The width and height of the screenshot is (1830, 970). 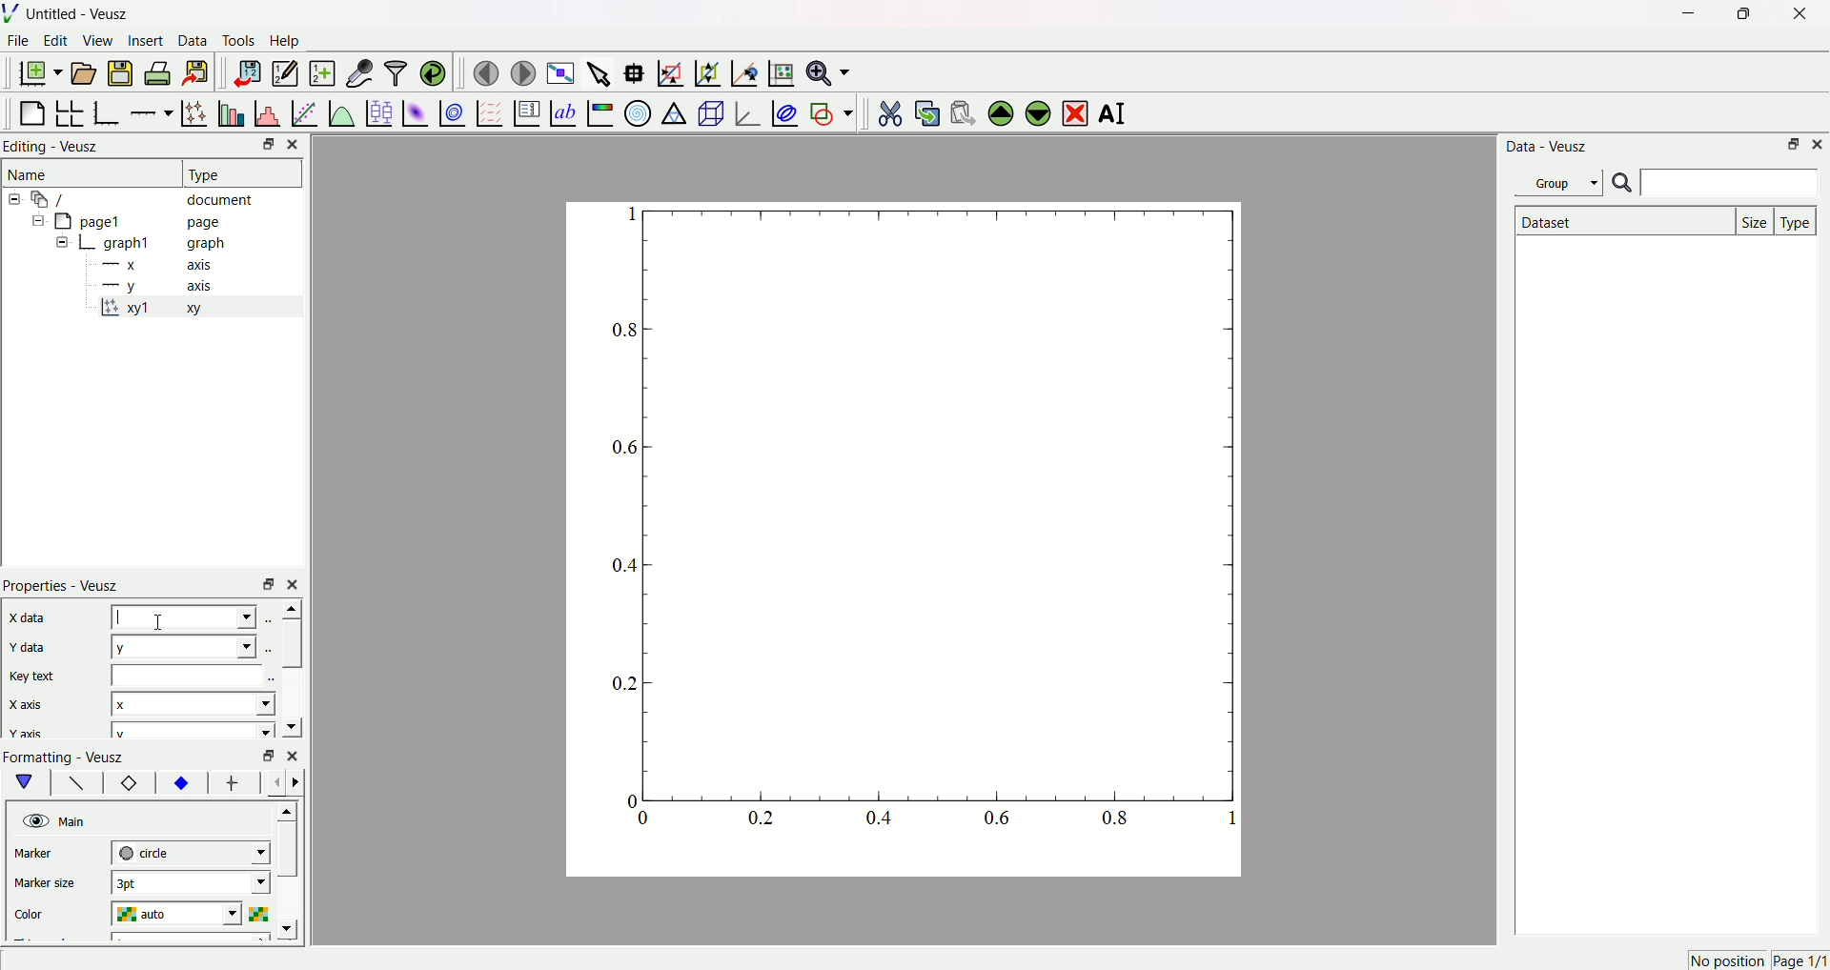 What do you see at coordinates (291, 41) in the screenshot?
I see `Help` at bounding box center [291, 41].